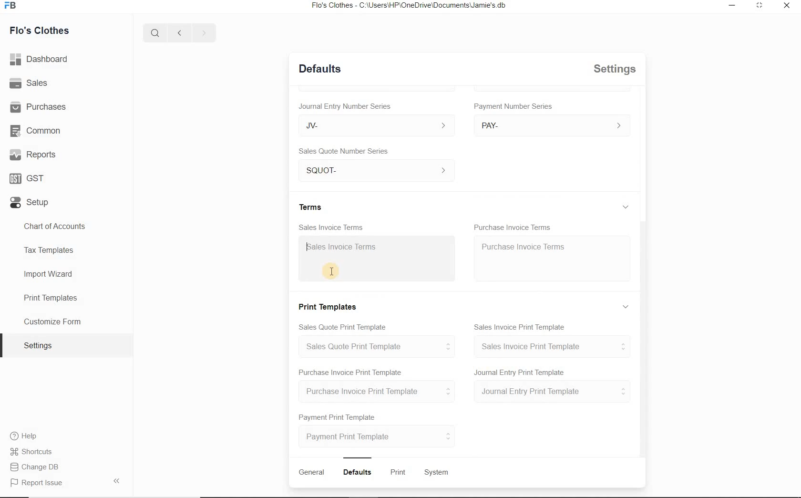 This screenshot has height=498, width=801. Describe the element at coordinates (38, 106) in the screenshot. I see `Purchases` at that location.